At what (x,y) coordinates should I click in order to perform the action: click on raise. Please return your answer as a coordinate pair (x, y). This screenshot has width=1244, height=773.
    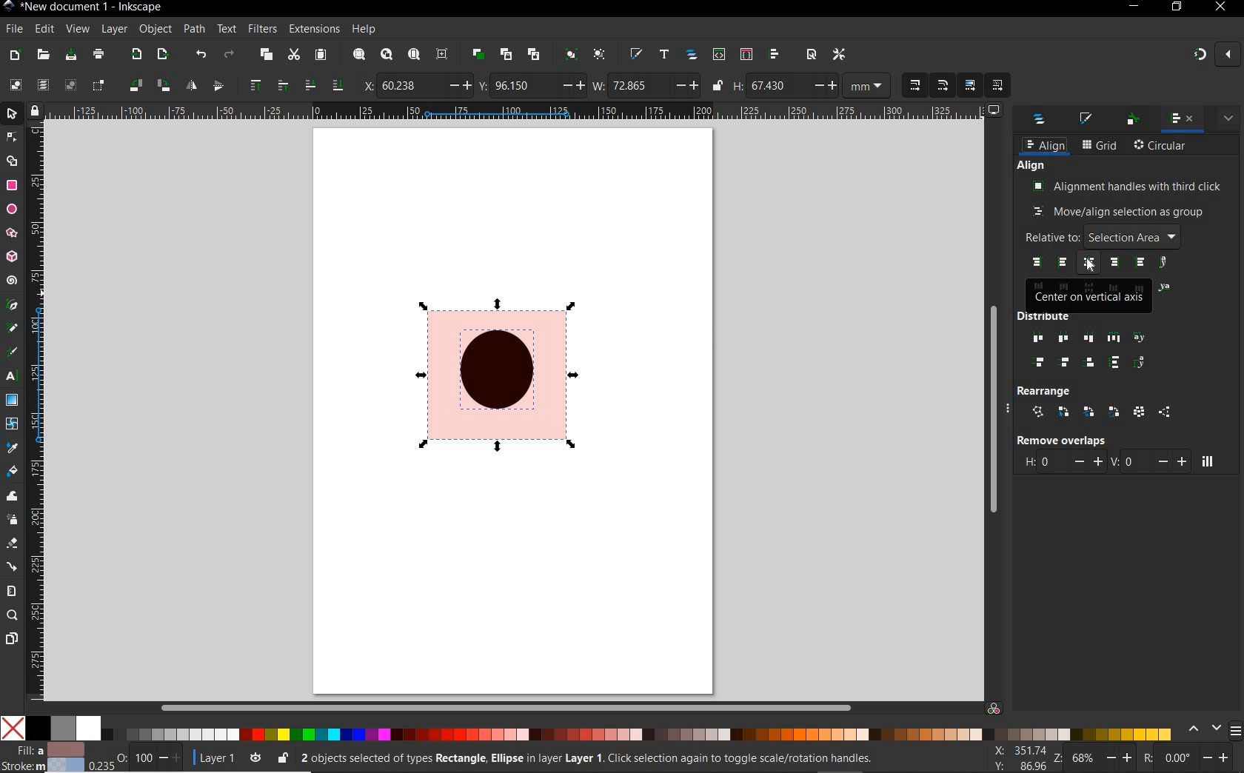
    Looking at the image, I should click on (281, 84).